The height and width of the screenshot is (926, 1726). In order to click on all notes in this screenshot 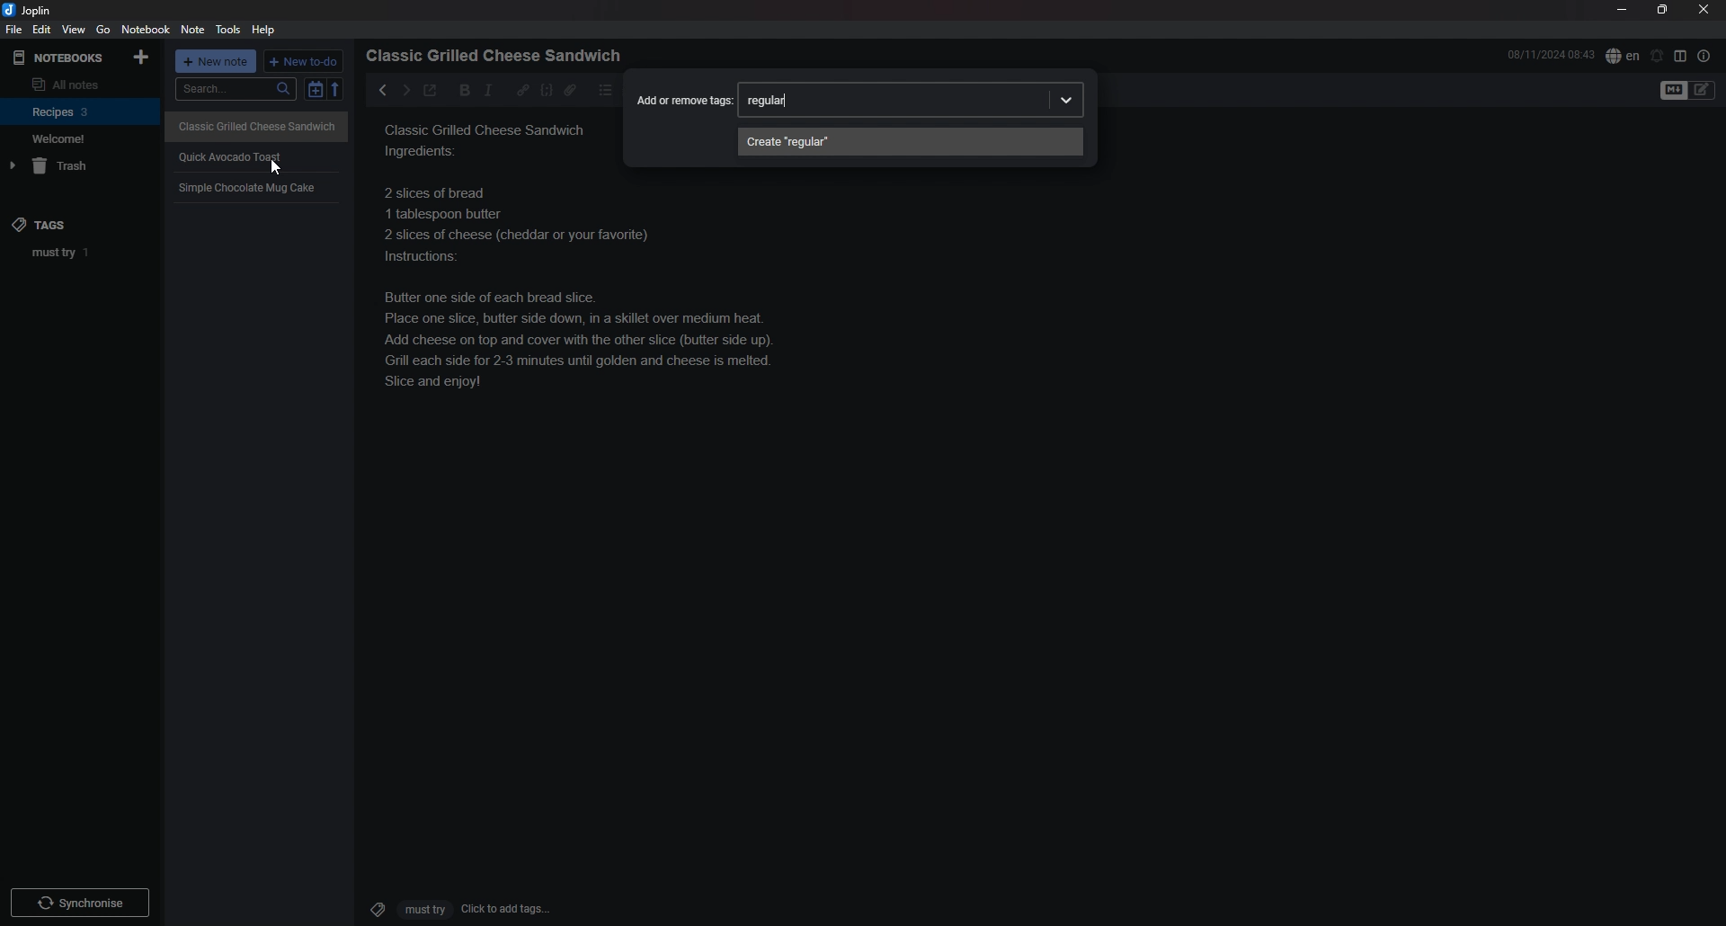, I will do `click(77, 84)`.